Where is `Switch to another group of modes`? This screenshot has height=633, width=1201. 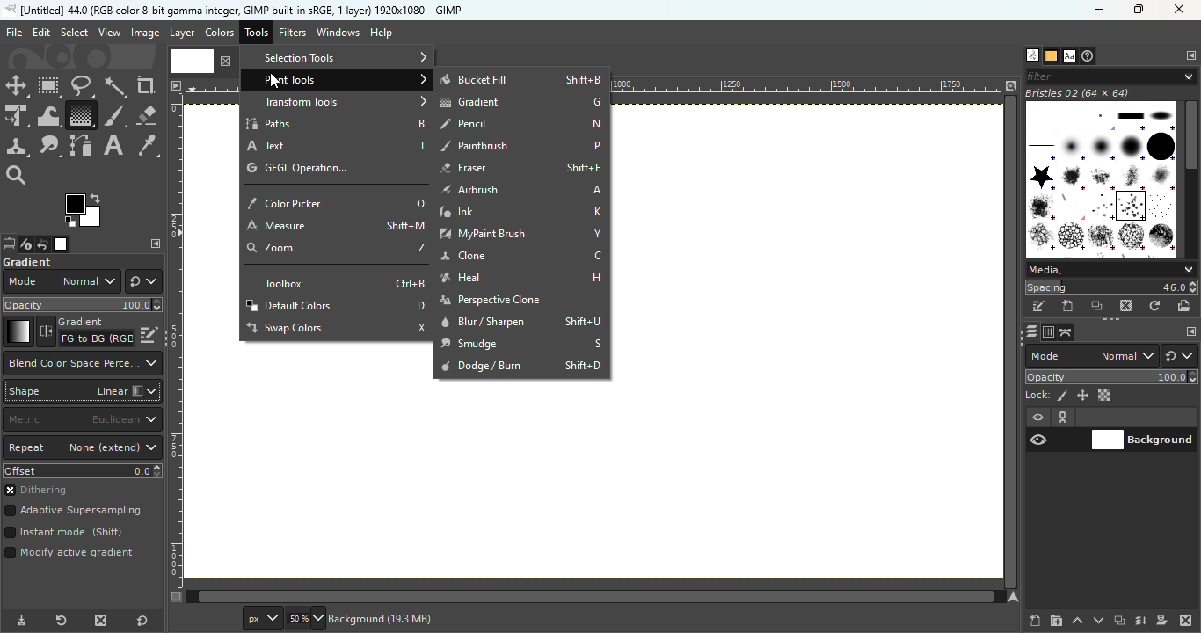 Switch to another group of modes is located at coordinates (1183, 356).